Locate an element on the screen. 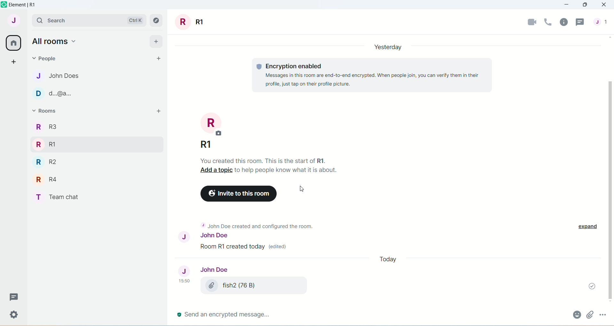 This screenshot has height=326, width=614. room photo is located at coordinates (213, 124).